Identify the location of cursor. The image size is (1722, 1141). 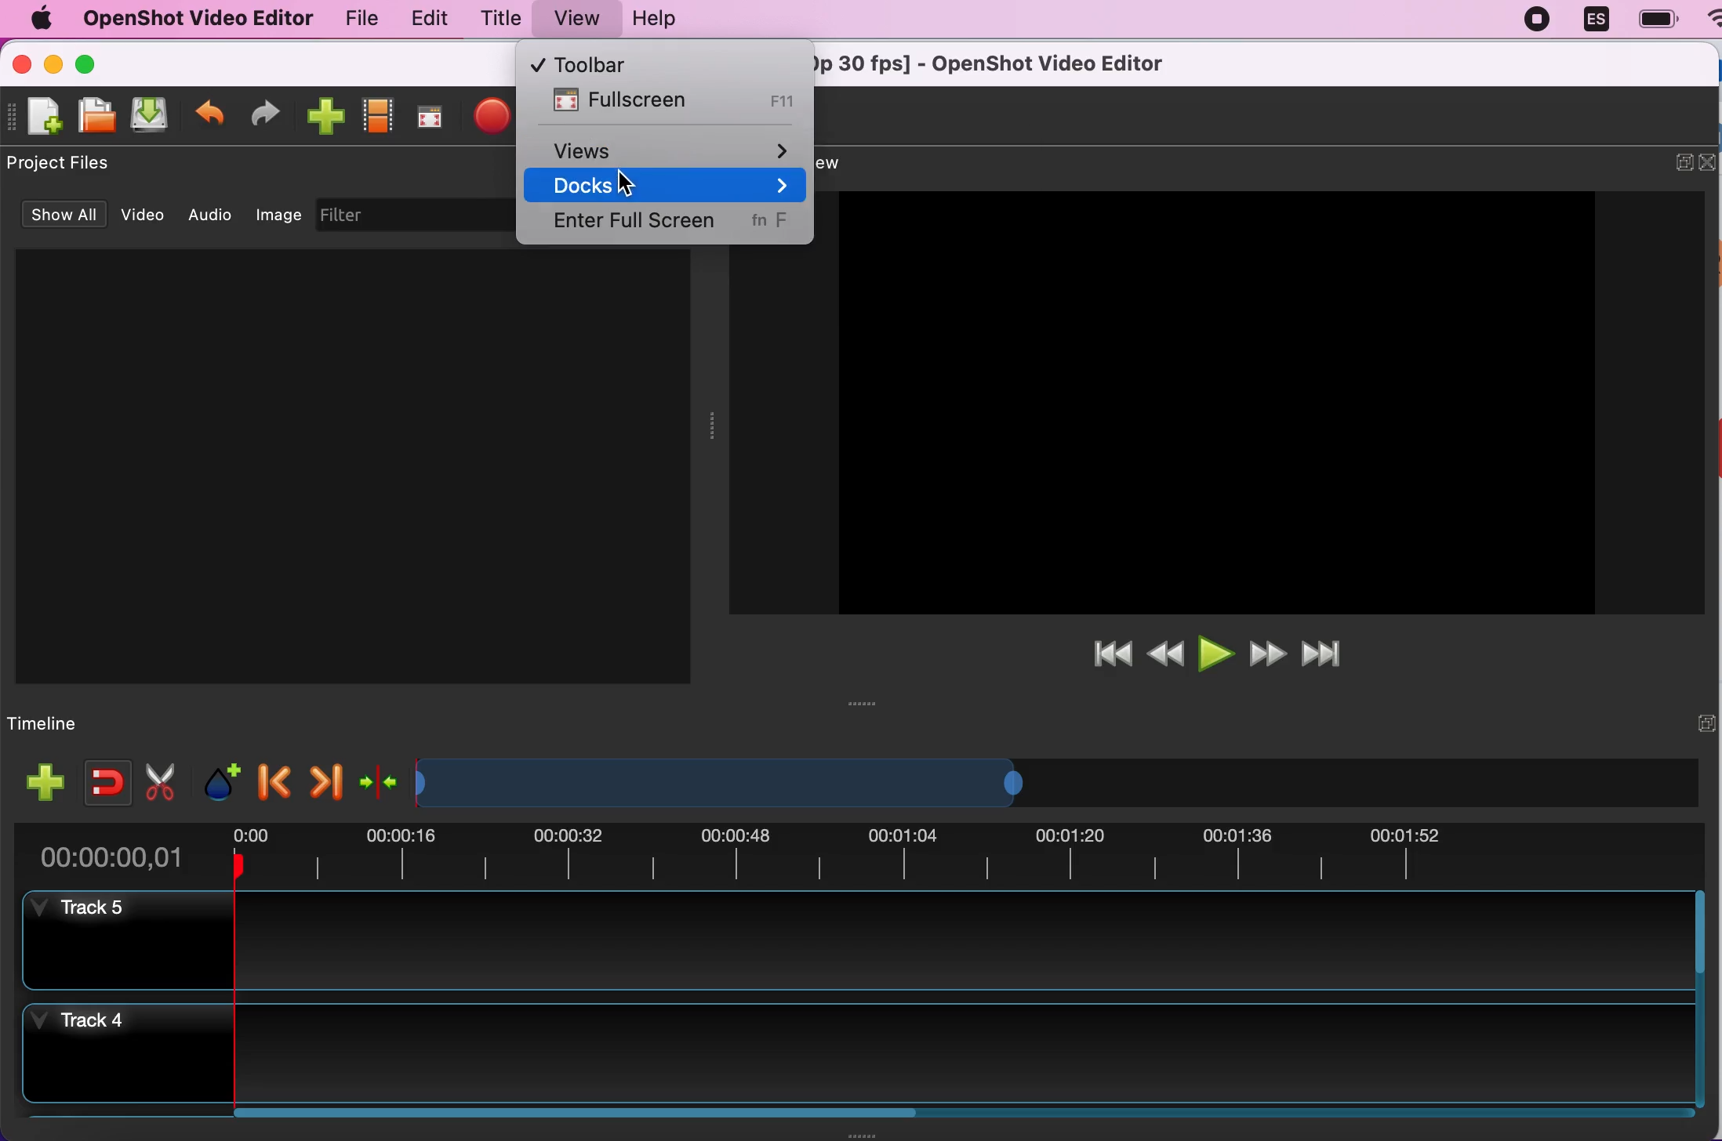
(630, 183).